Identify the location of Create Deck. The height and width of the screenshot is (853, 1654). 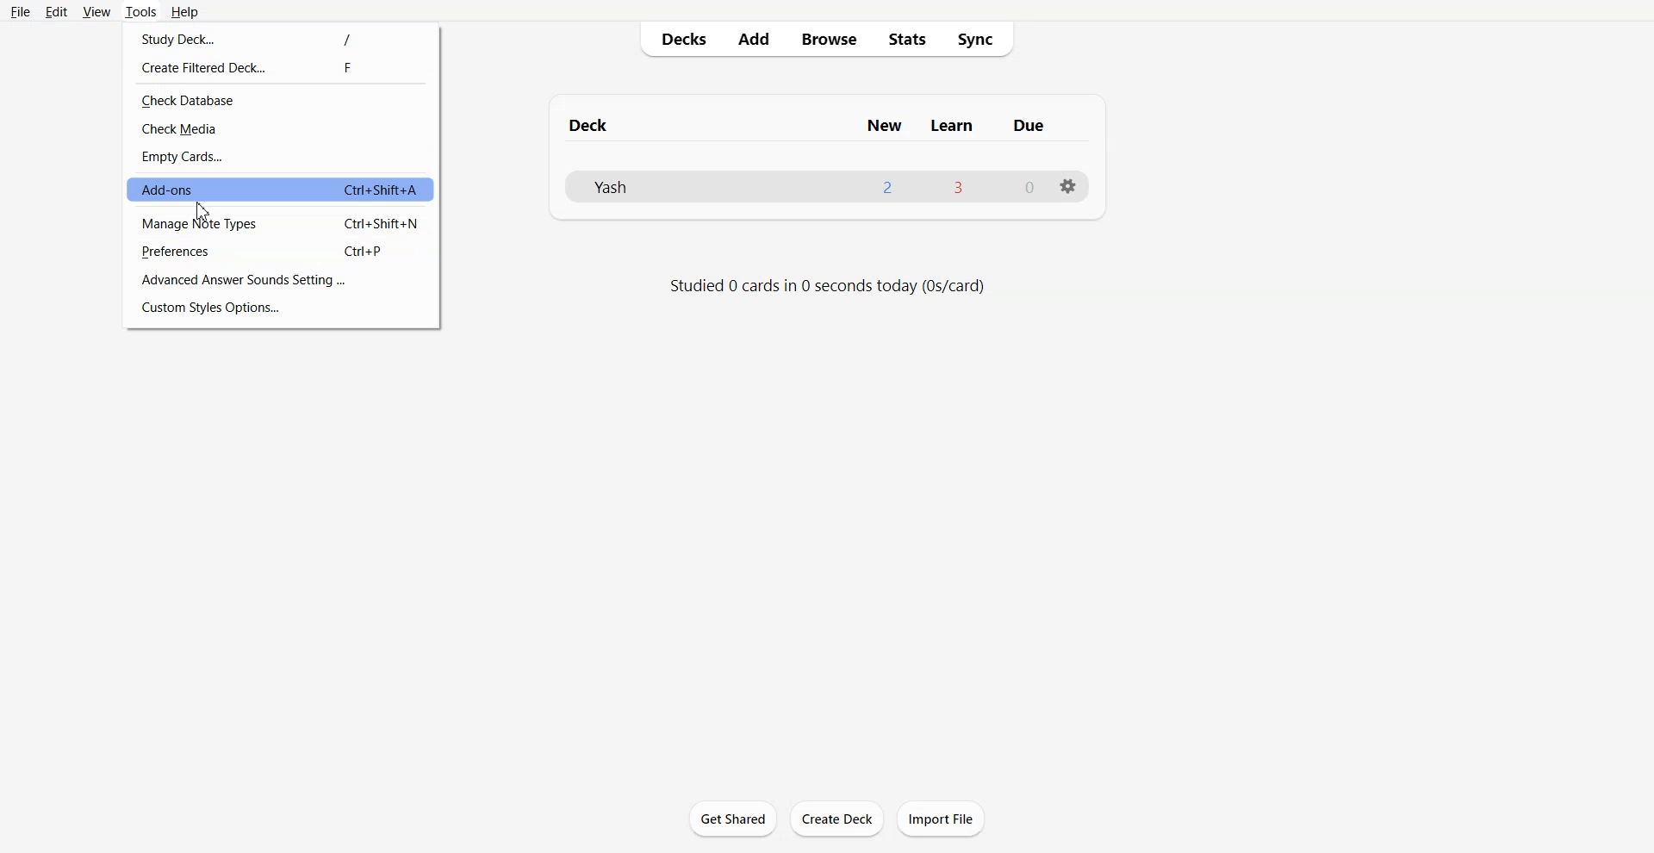
(836, 819).